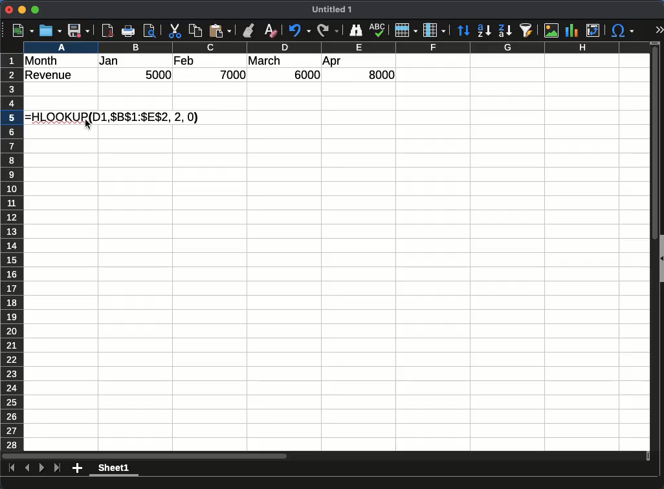 The height and width of the screenshot is (489, 664). Describe the element at coordinates (50, 30) in the screenshot. I see `open` at that location.